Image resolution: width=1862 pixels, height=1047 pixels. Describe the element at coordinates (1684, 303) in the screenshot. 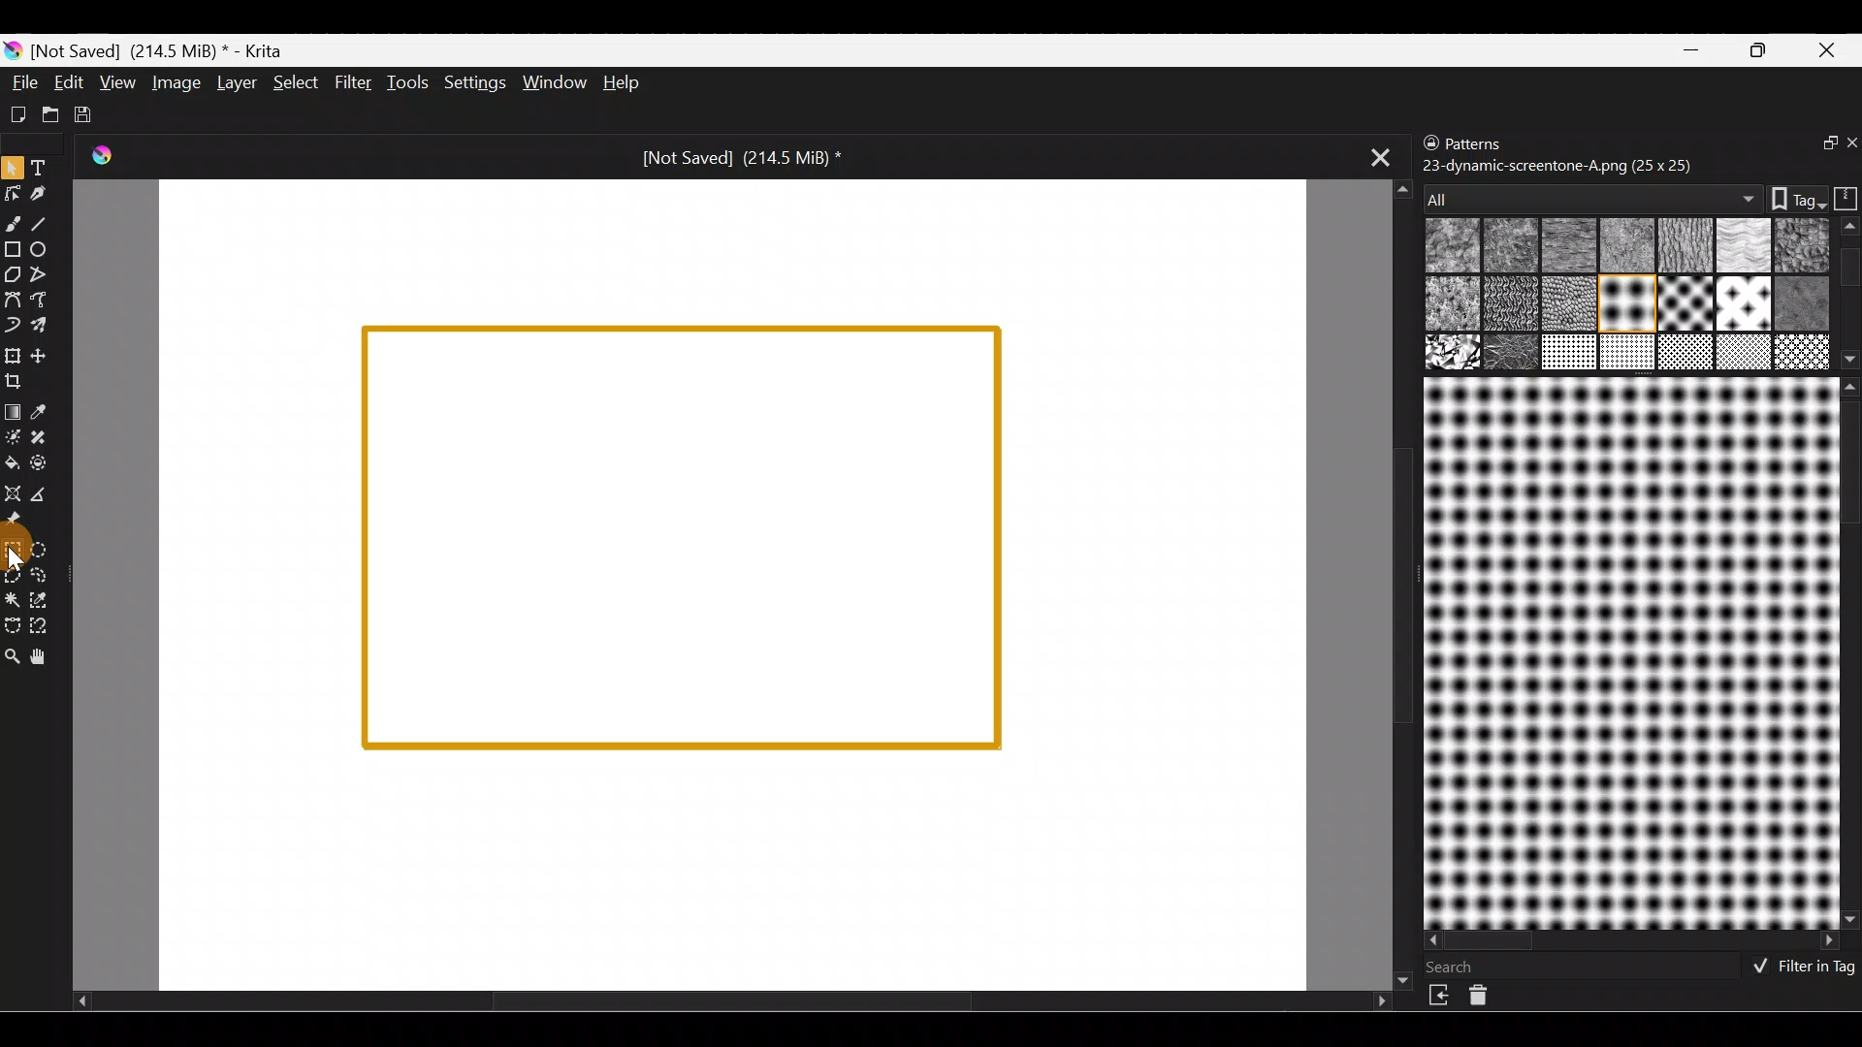

I see `11 drawed_furry.png` at that location.